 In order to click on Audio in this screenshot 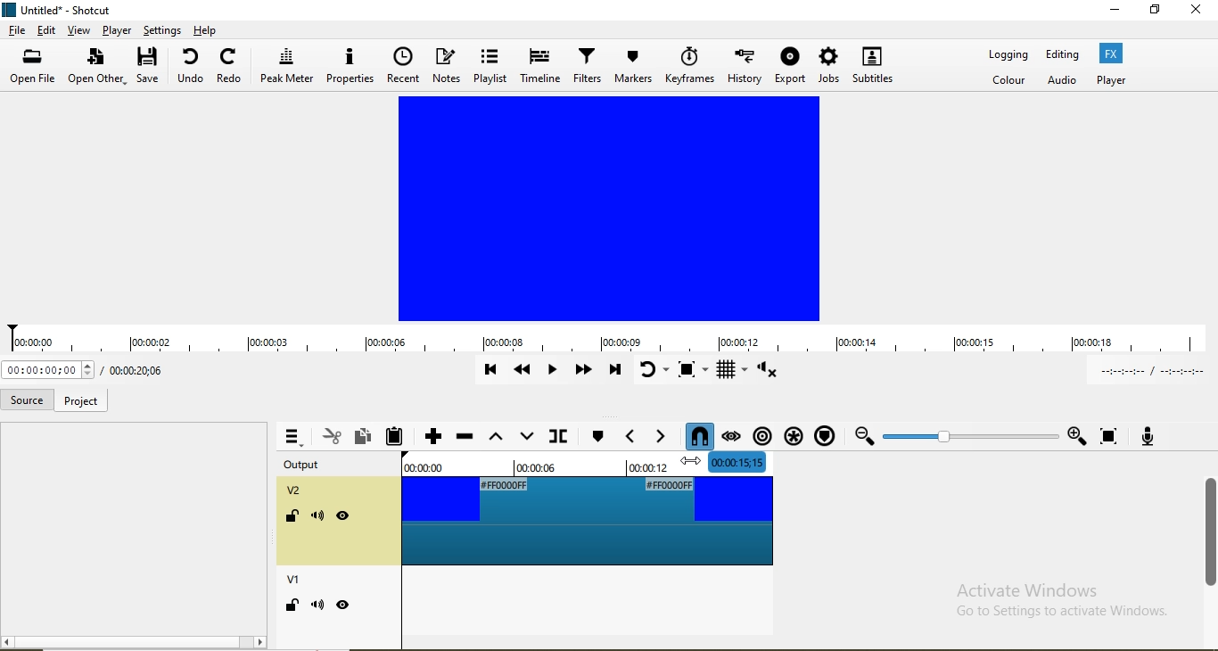, I will do `click(1064, 81)`.